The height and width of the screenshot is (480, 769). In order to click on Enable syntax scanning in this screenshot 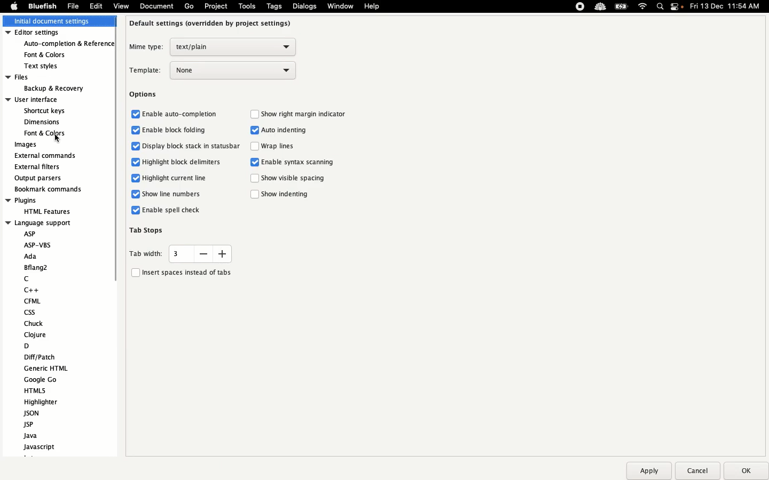, I will do `click(295, 163)`.